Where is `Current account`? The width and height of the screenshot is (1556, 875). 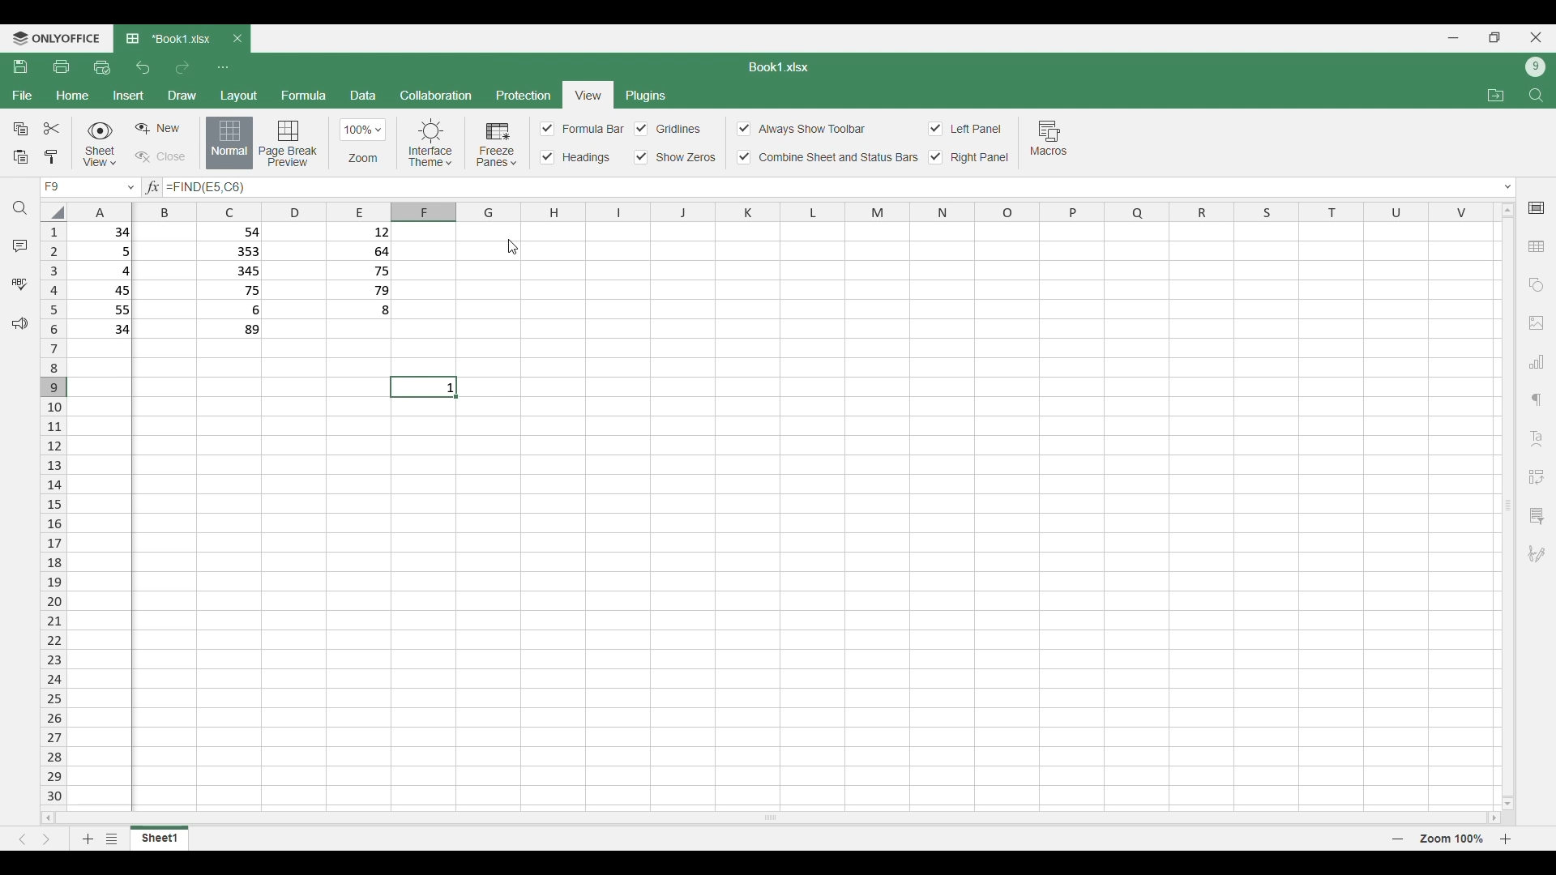
Current account is located at coordinates (1536, 67).